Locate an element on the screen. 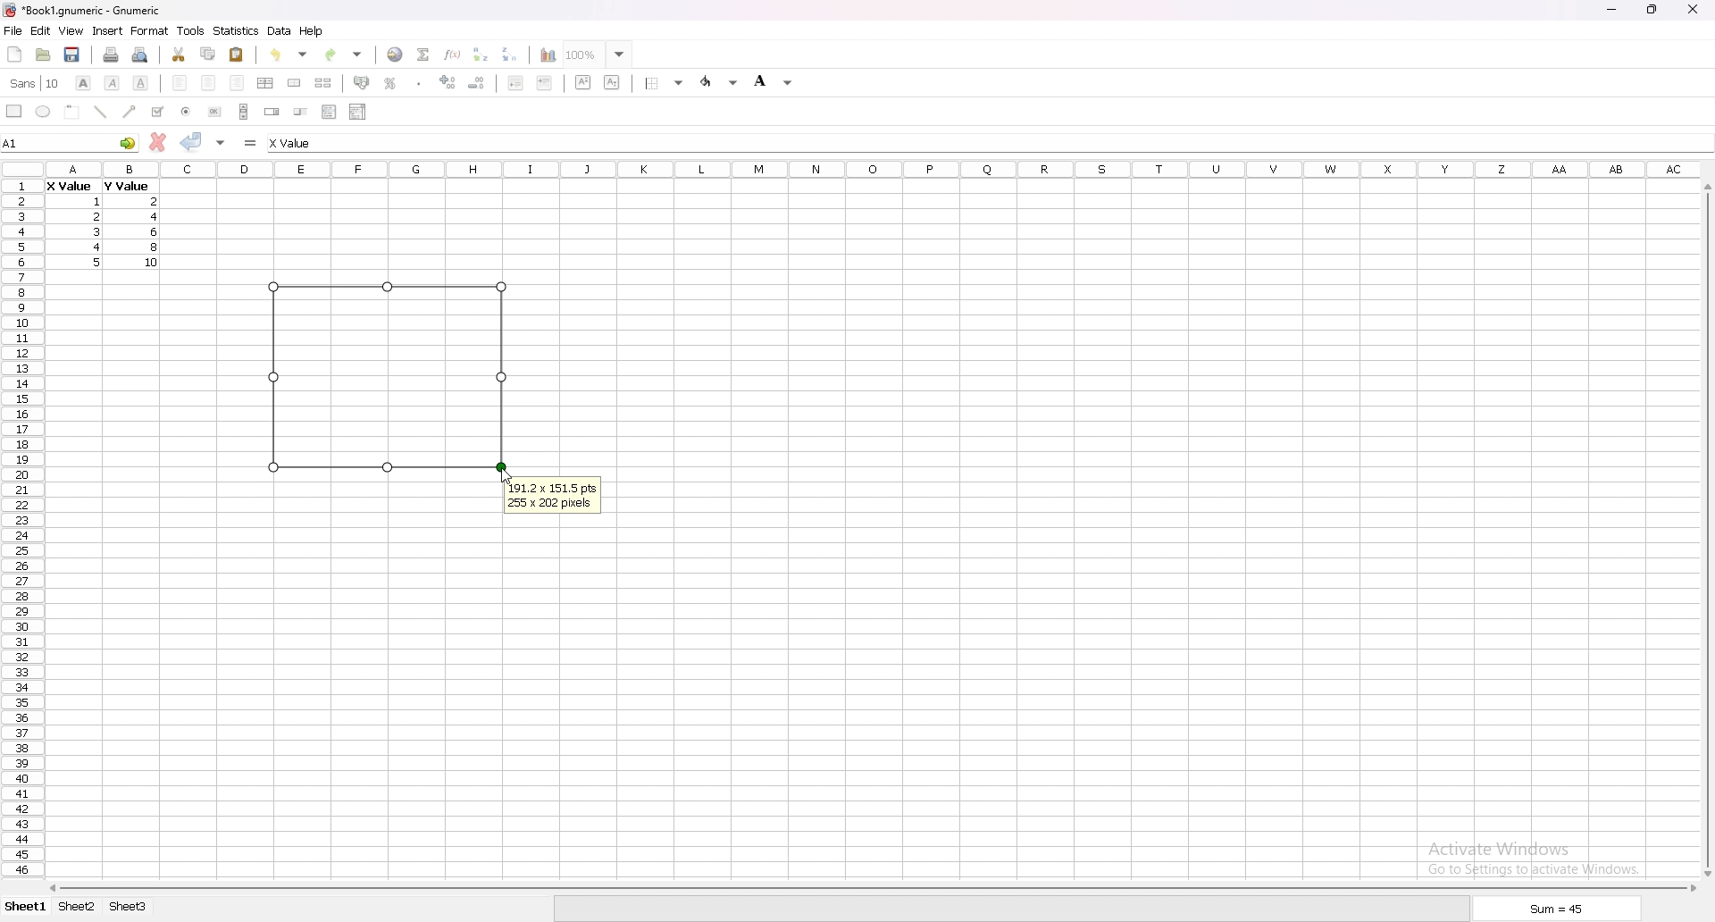 This screenshot has width=1715, height=922. right align is located at coordinates (237, 83).